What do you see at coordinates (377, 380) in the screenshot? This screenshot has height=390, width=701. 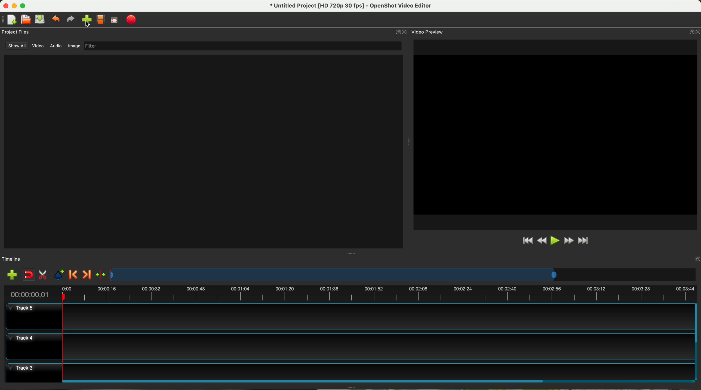 I see `scroll bar` at bounding box center [377, 380].